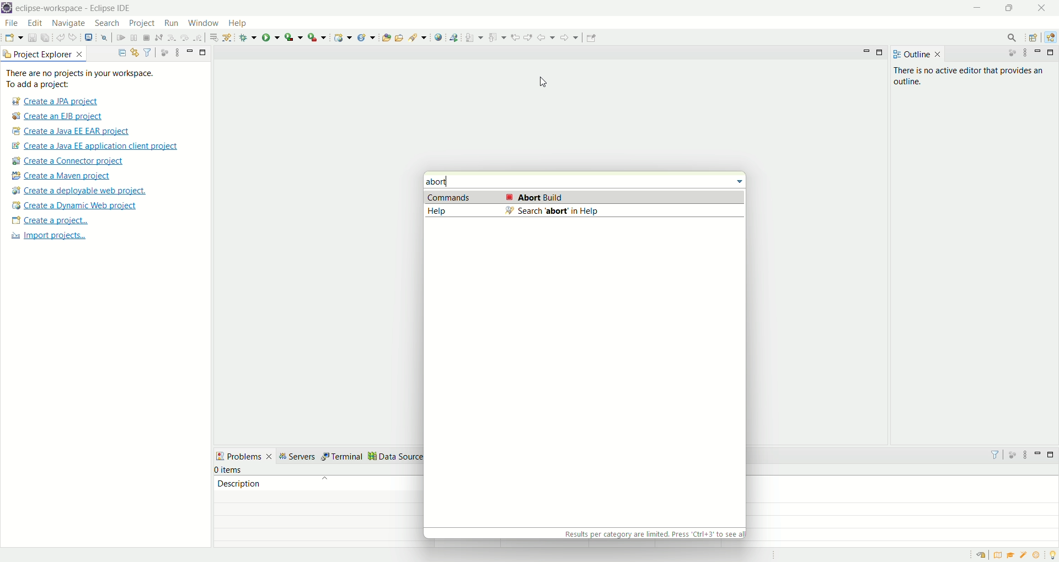 The height and width of the screenshot is (562, 1059). Describe the element at coordinates (133, 38) in the screenshot. I see `suspend` at that location.